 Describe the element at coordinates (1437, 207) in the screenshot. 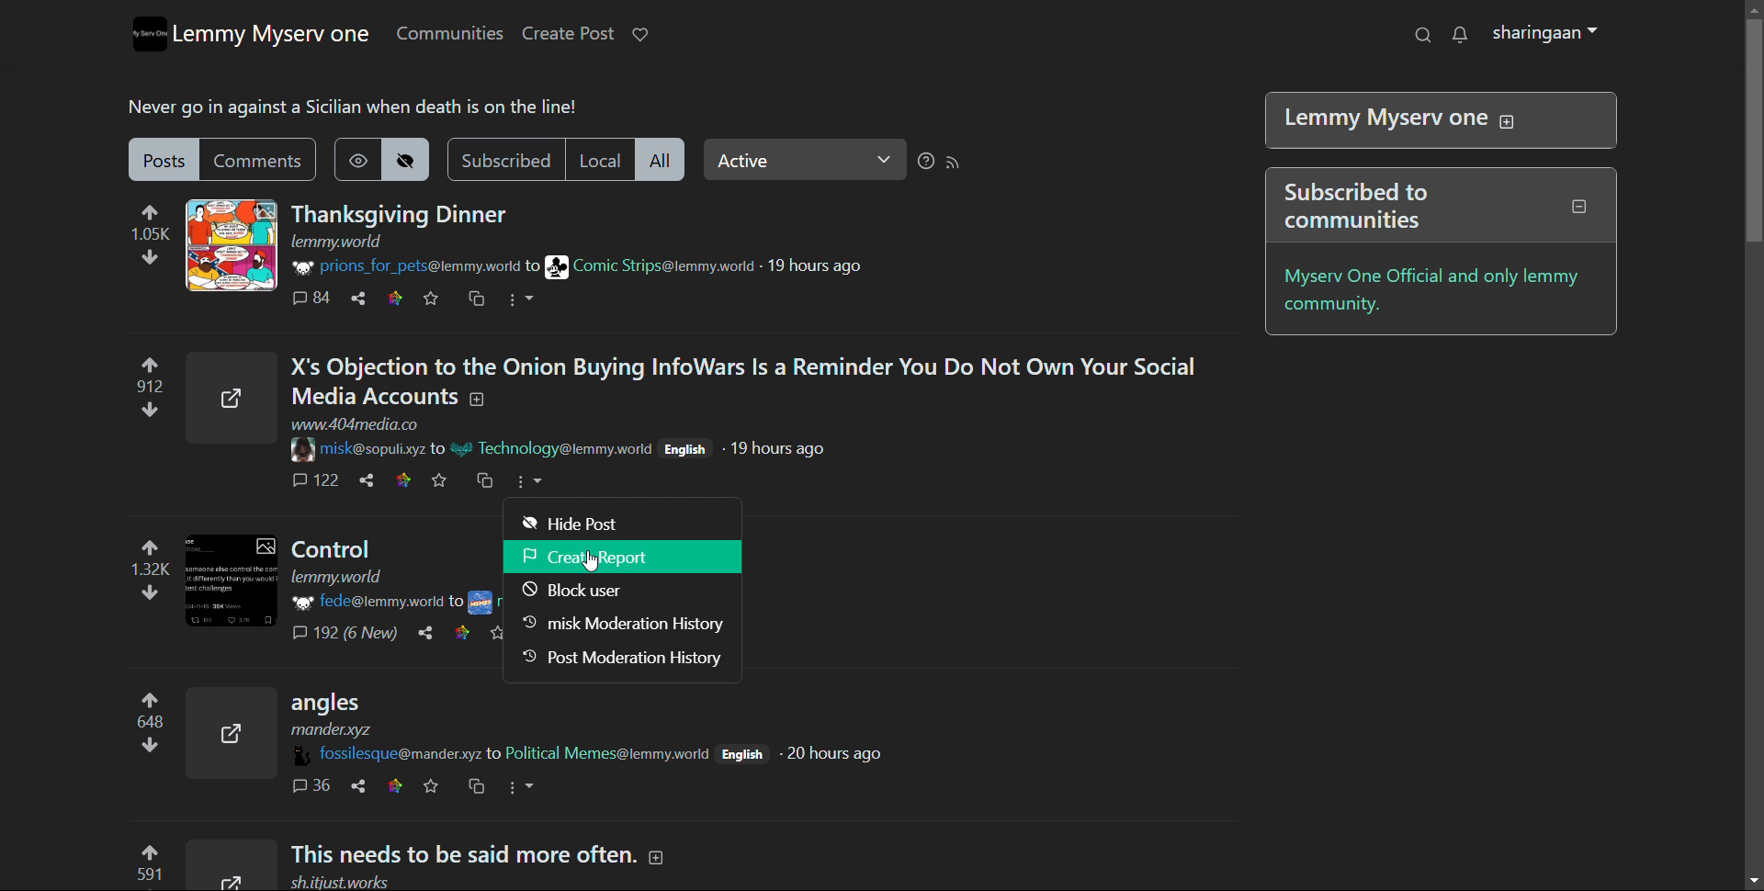

I see `Subscribed to communities` at that location.